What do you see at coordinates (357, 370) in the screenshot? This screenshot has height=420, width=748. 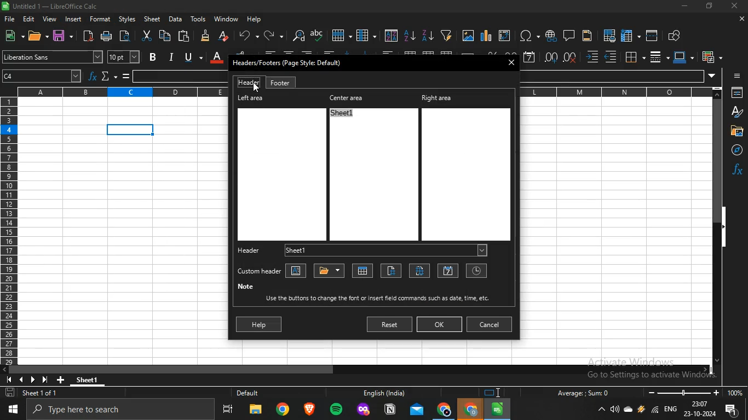 I see `scrollbar` at bounding box center [357, 370].